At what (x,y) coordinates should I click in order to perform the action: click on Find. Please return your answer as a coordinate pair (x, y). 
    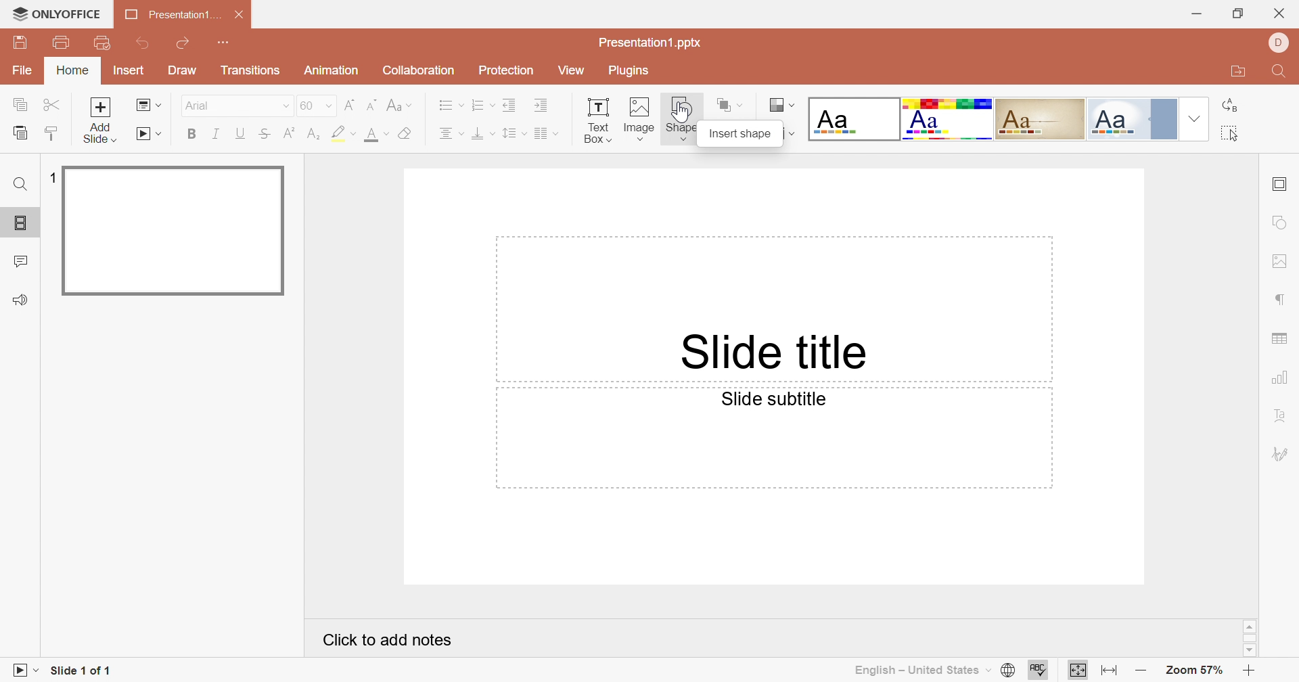
    Looking at the image, I should click on (1279, 72).